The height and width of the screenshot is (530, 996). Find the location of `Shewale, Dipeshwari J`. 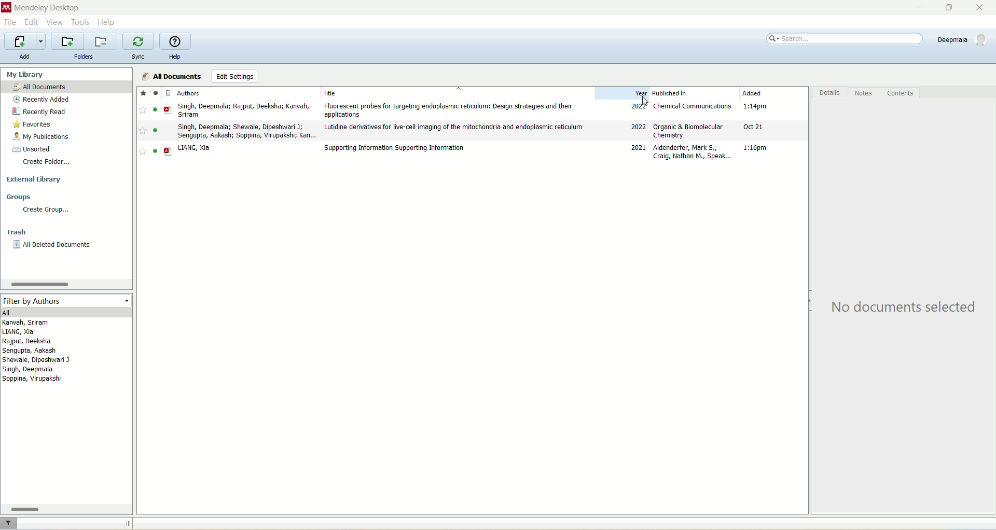

Shewale, Dipeshwari J is located at coordinates (35, 359).